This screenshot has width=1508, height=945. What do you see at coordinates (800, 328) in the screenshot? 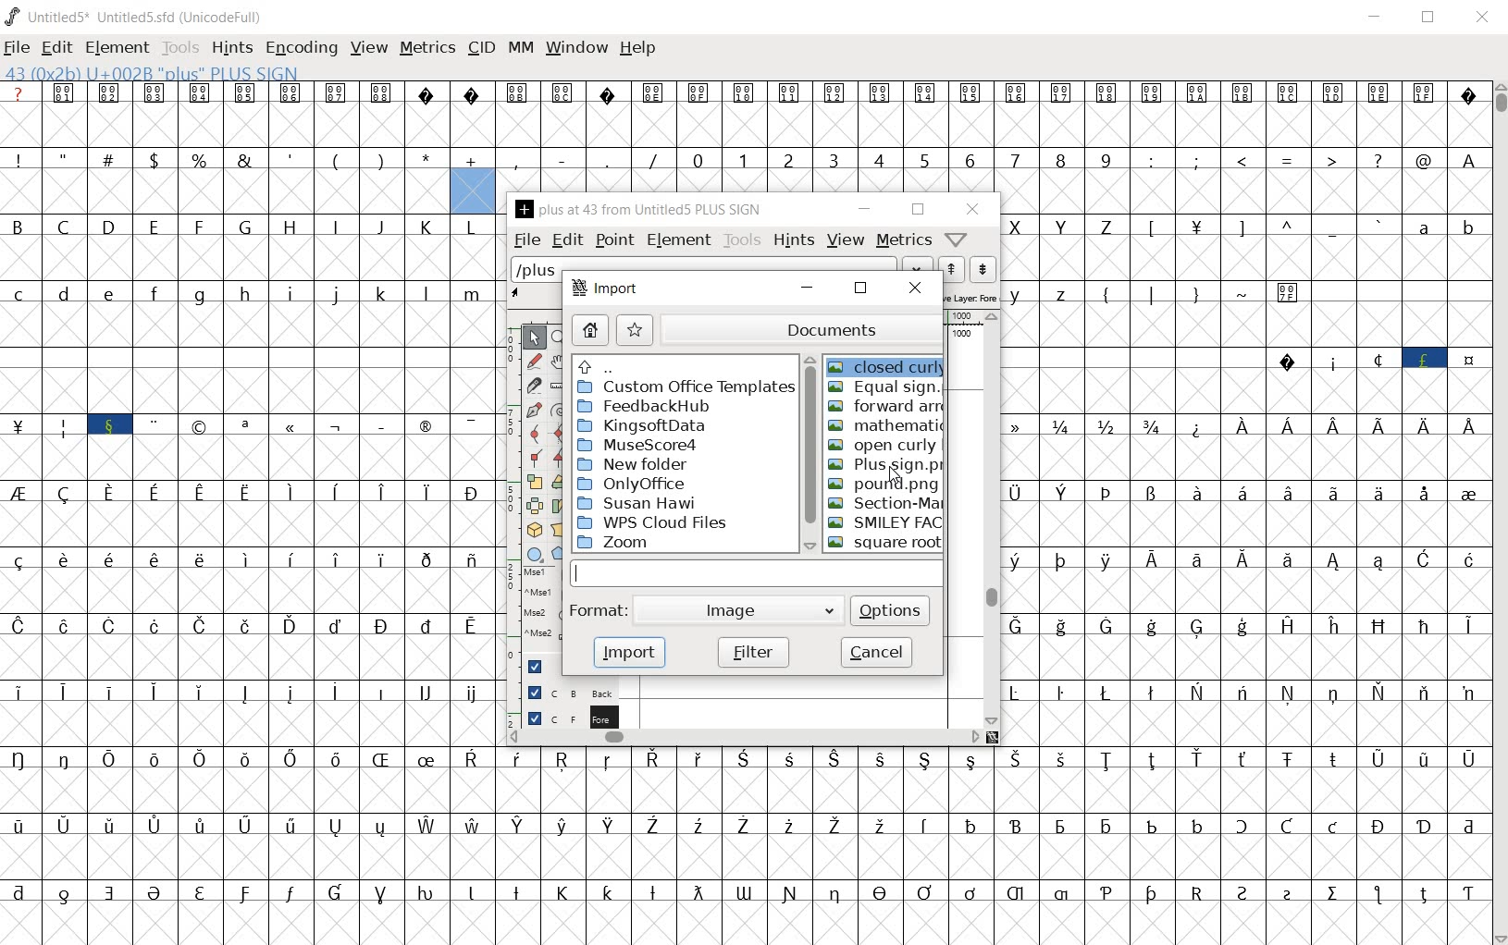
I see `documents` at bounding box center [800, 328].